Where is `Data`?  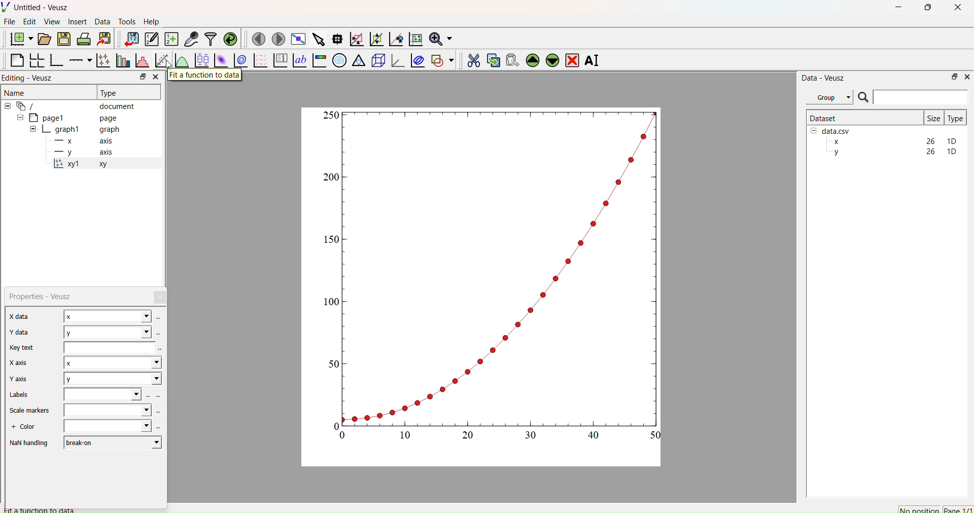 Data is located at coordinates (102, 22).